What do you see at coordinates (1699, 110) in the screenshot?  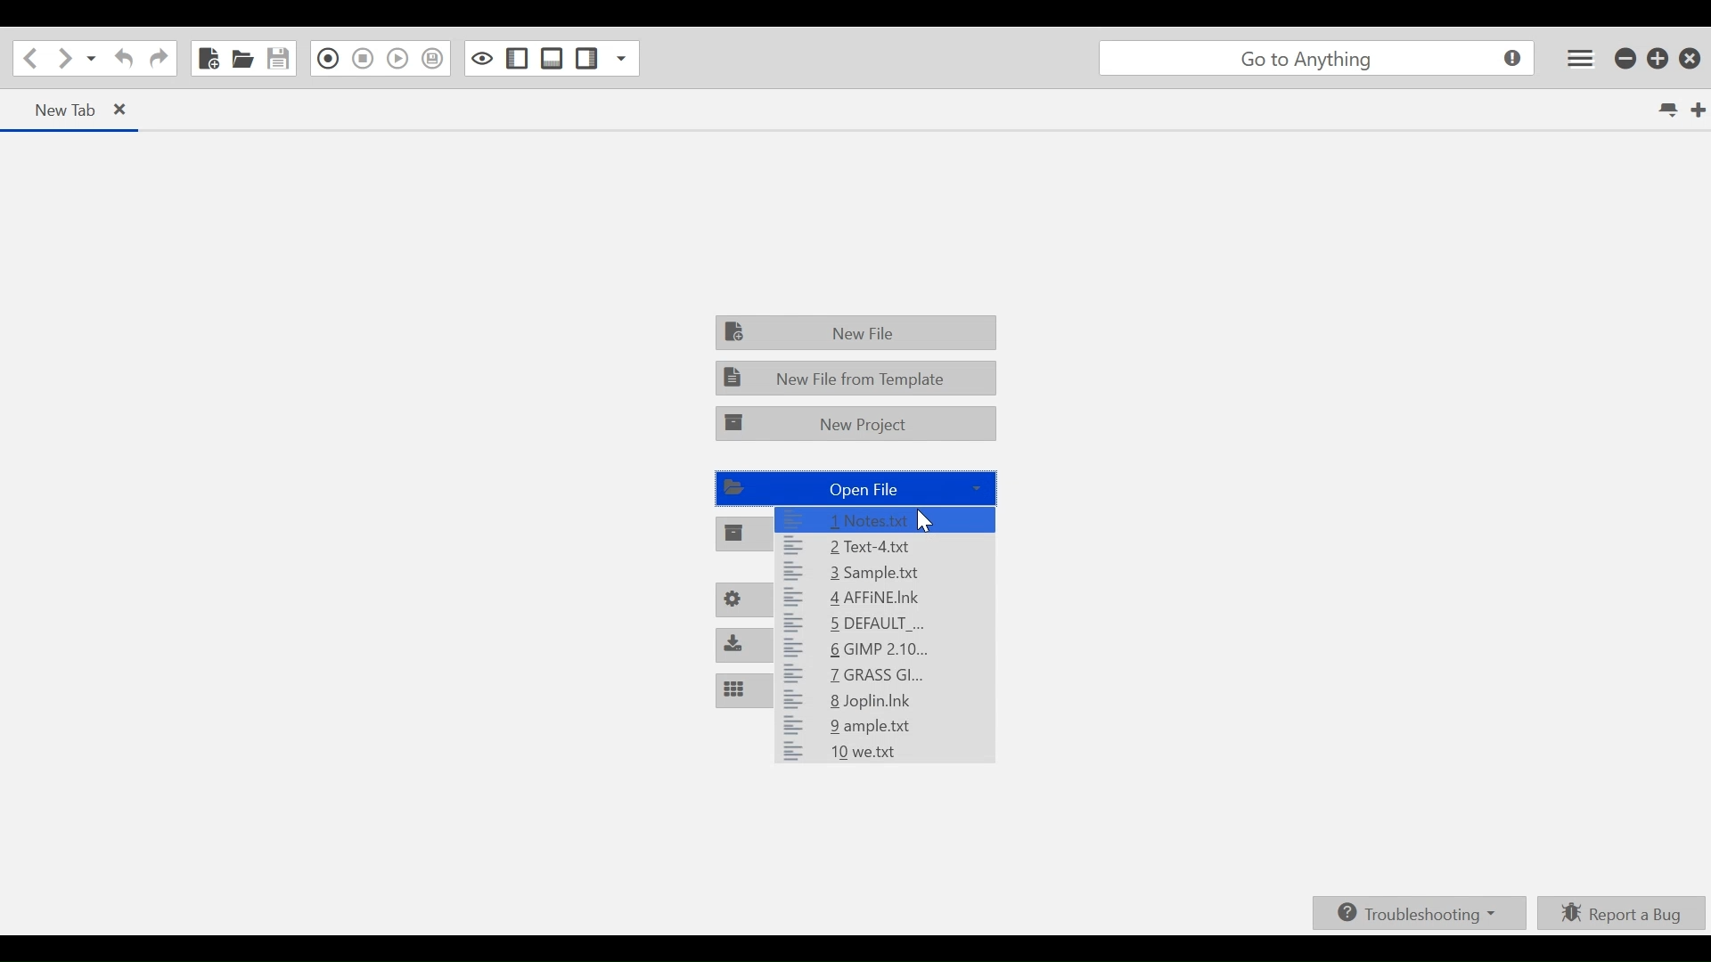 I see `New Tab` at bounding box center [1699, 110].